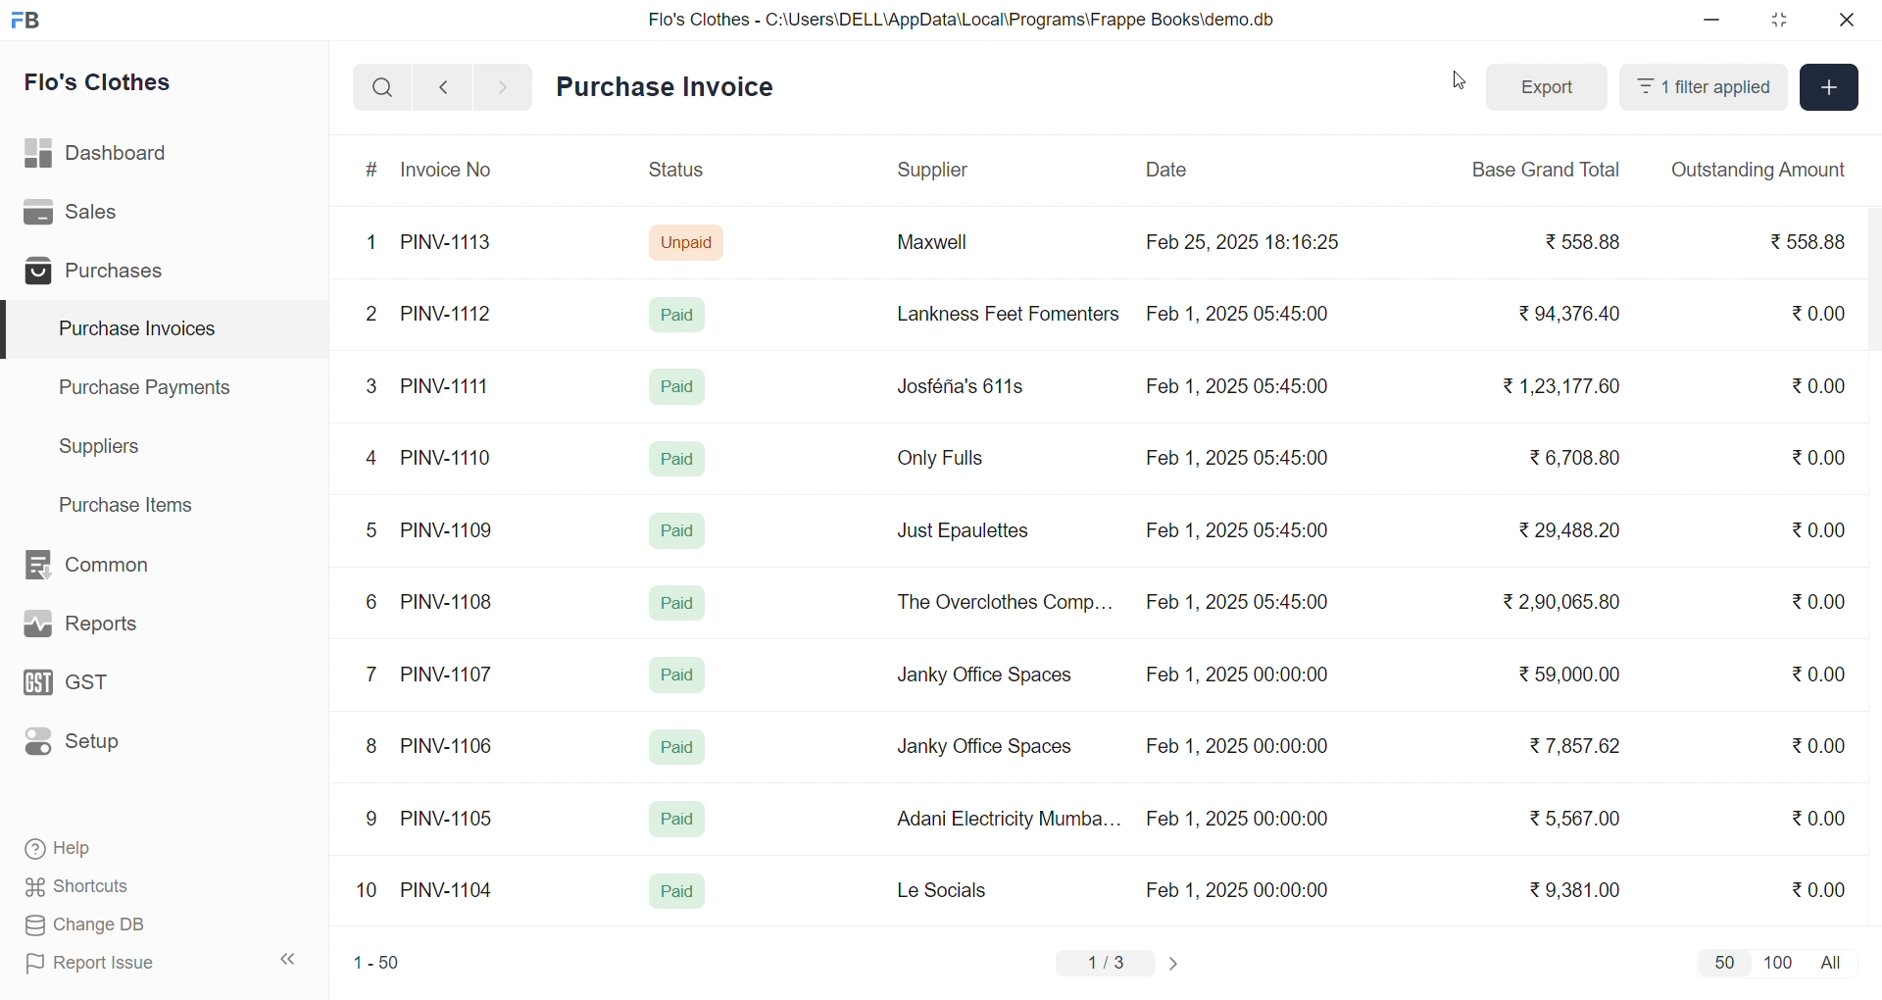 Image resolution: width=1882 pixels, height=1000 pixels. I want to click on Date, so click(1169, 170).